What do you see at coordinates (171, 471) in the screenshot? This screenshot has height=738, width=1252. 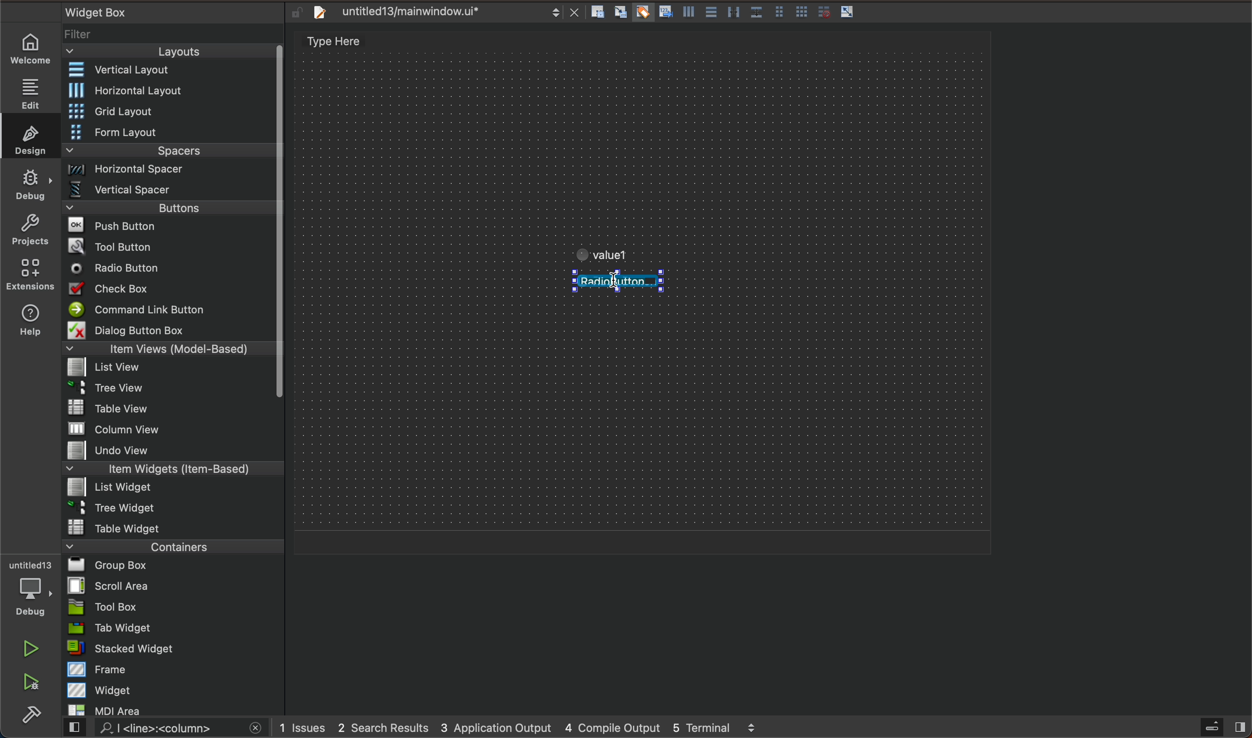 I see `item widget` at bounding box center [171, 471].